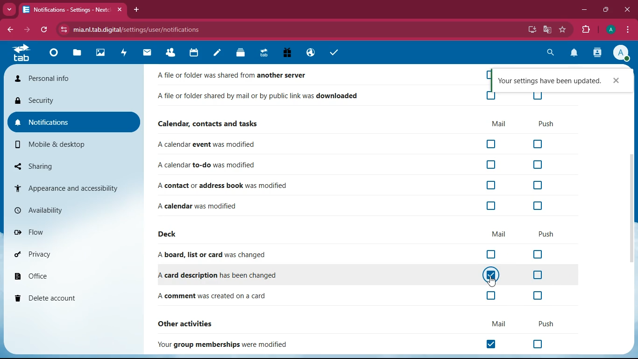 Image resolution: width=638 pixels, height=359 pixels. I want to click on off, so click(490, 206).